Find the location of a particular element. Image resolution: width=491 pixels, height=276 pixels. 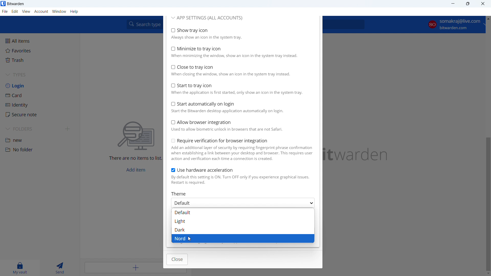

add item is located at coordinates (123, 267).